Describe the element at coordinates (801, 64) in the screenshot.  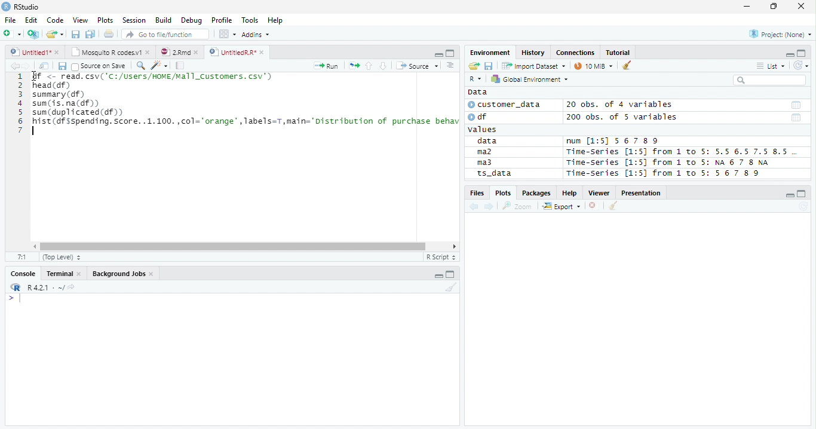
I see `Refresh` at that location.